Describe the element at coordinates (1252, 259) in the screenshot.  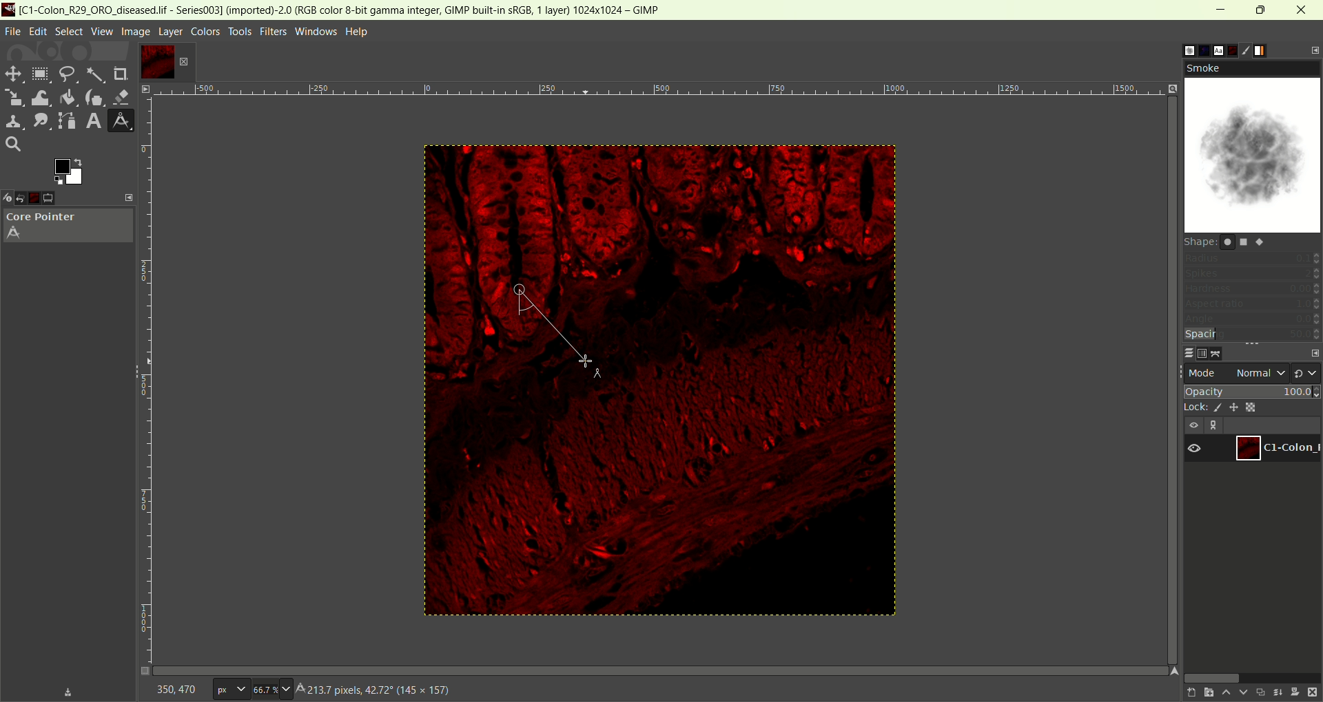
I see `radius` at that location.